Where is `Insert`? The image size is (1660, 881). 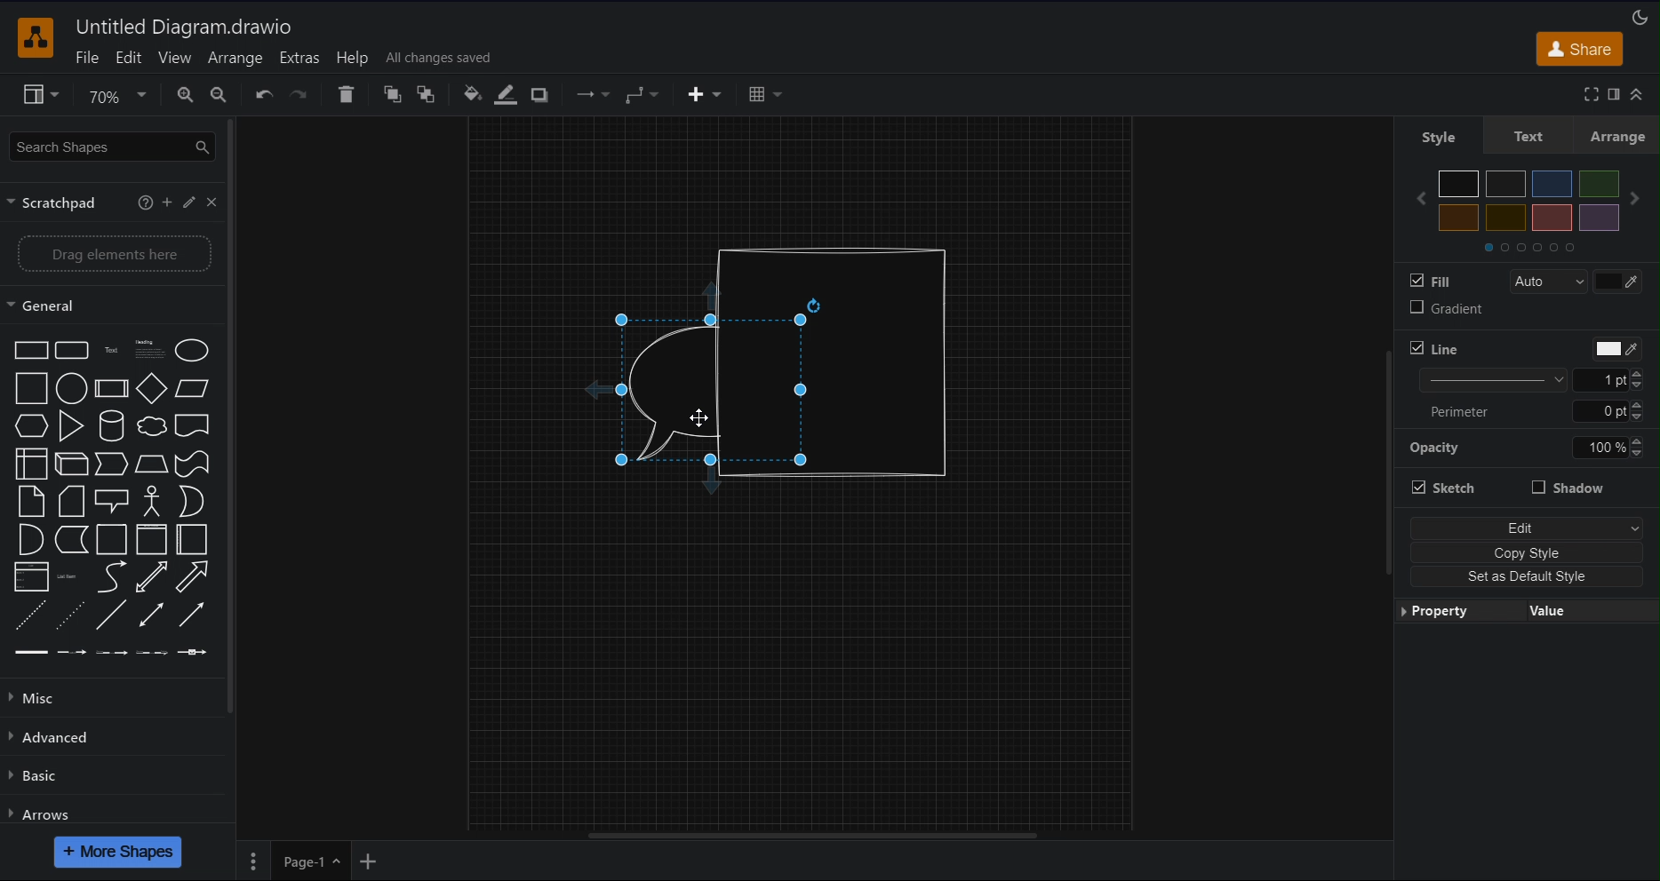 Insert is located at coordinates (708, 94).